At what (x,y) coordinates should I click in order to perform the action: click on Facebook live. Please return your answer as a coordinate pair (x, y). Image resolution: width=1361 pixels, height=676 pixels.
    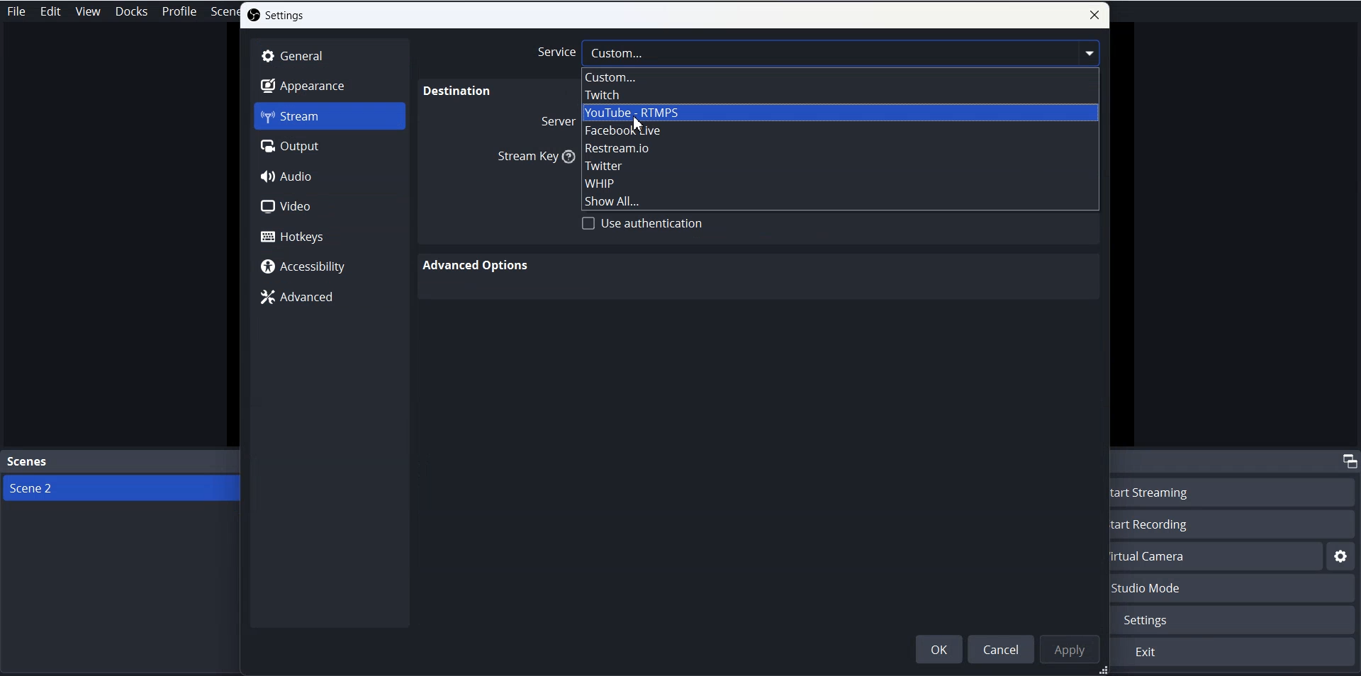
    Looking at the image, I should click on (838, 130).